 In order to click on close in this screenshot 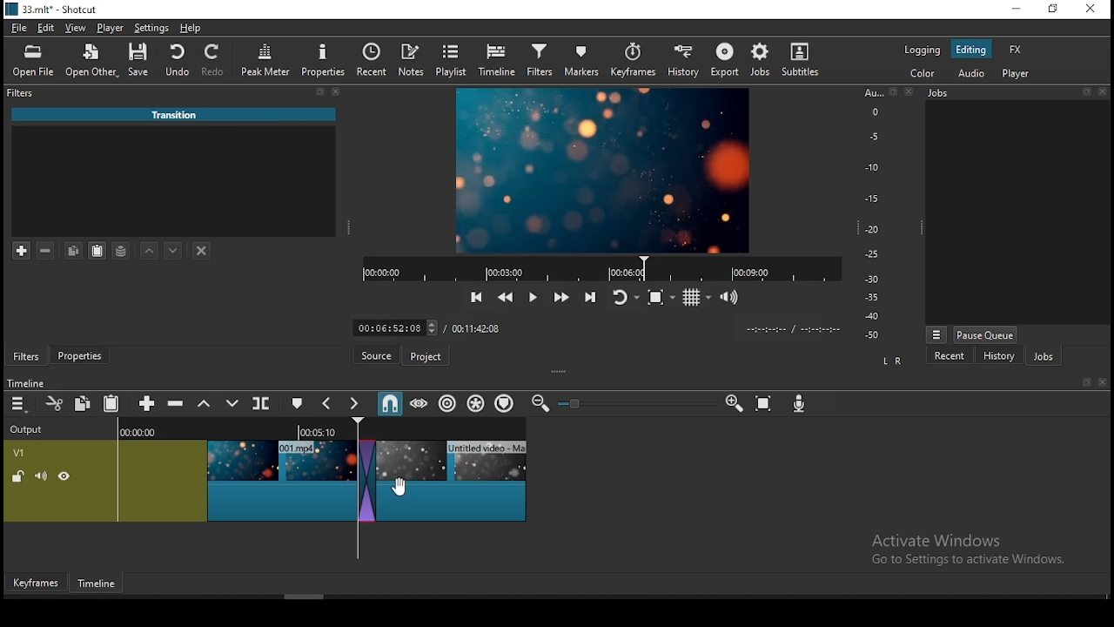, I will do `click(1104, 383)`.